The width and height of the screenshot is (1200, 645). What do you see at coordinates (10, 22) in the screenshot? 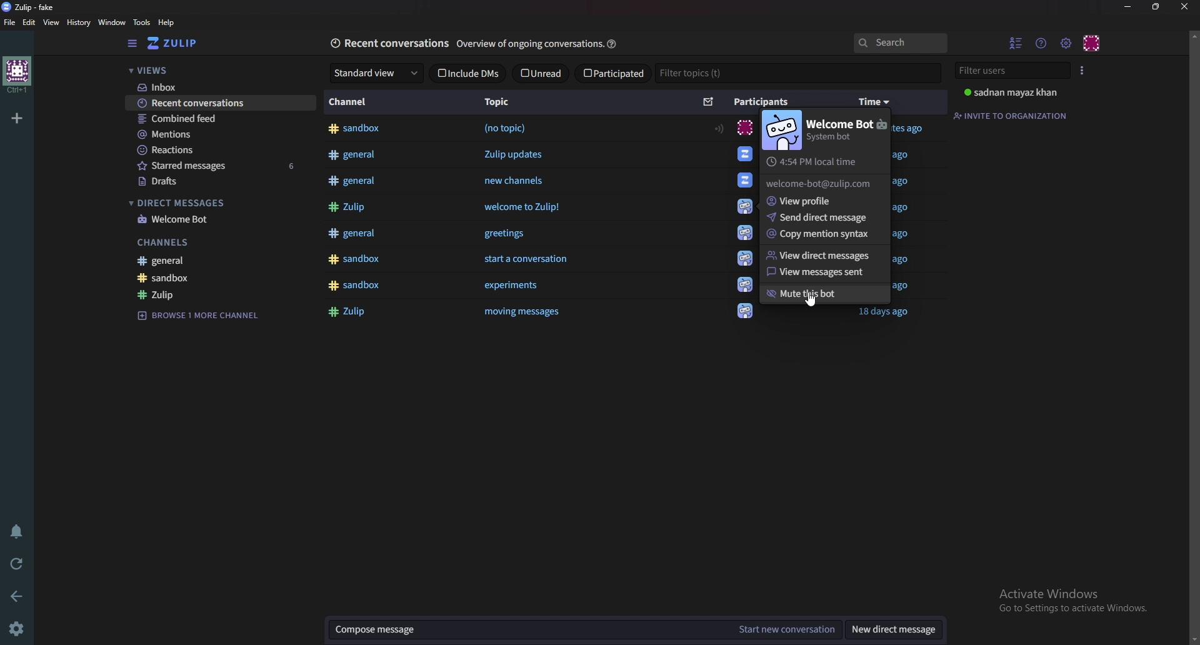
I see `file` at bounding box center [10, 22].